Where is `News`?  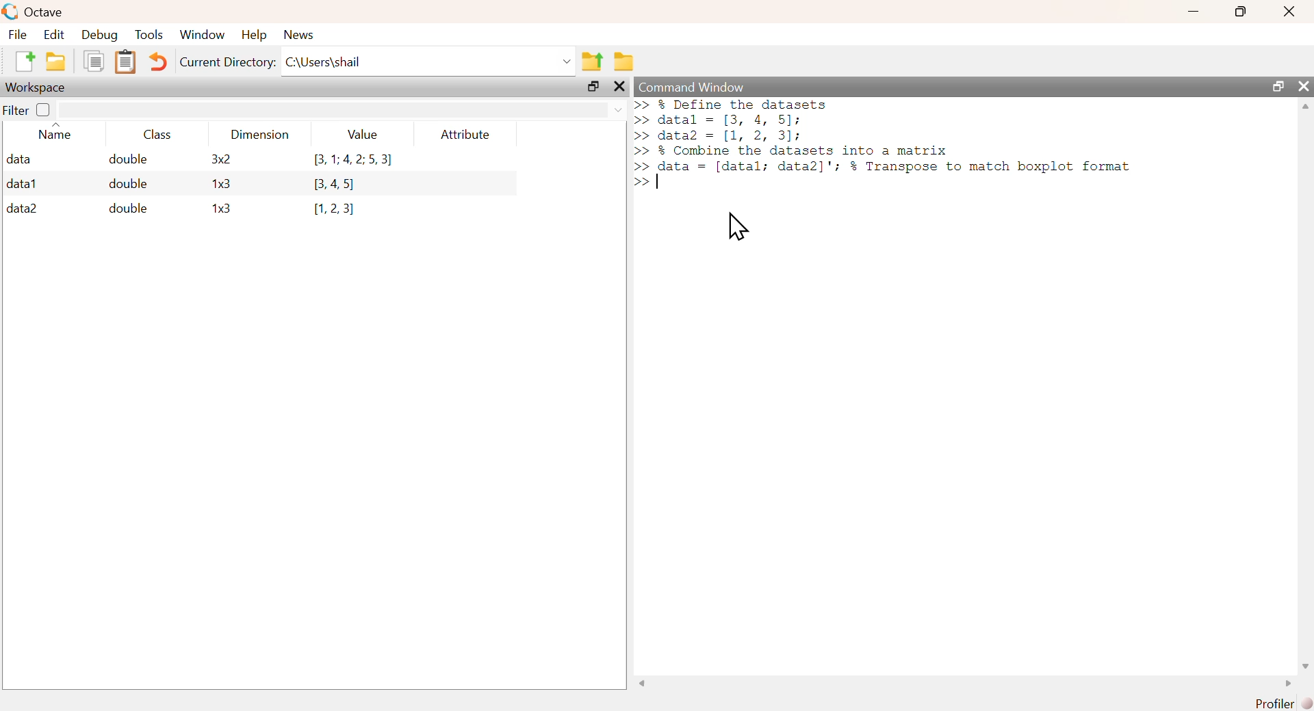
News is located at coordinates (300, 34).